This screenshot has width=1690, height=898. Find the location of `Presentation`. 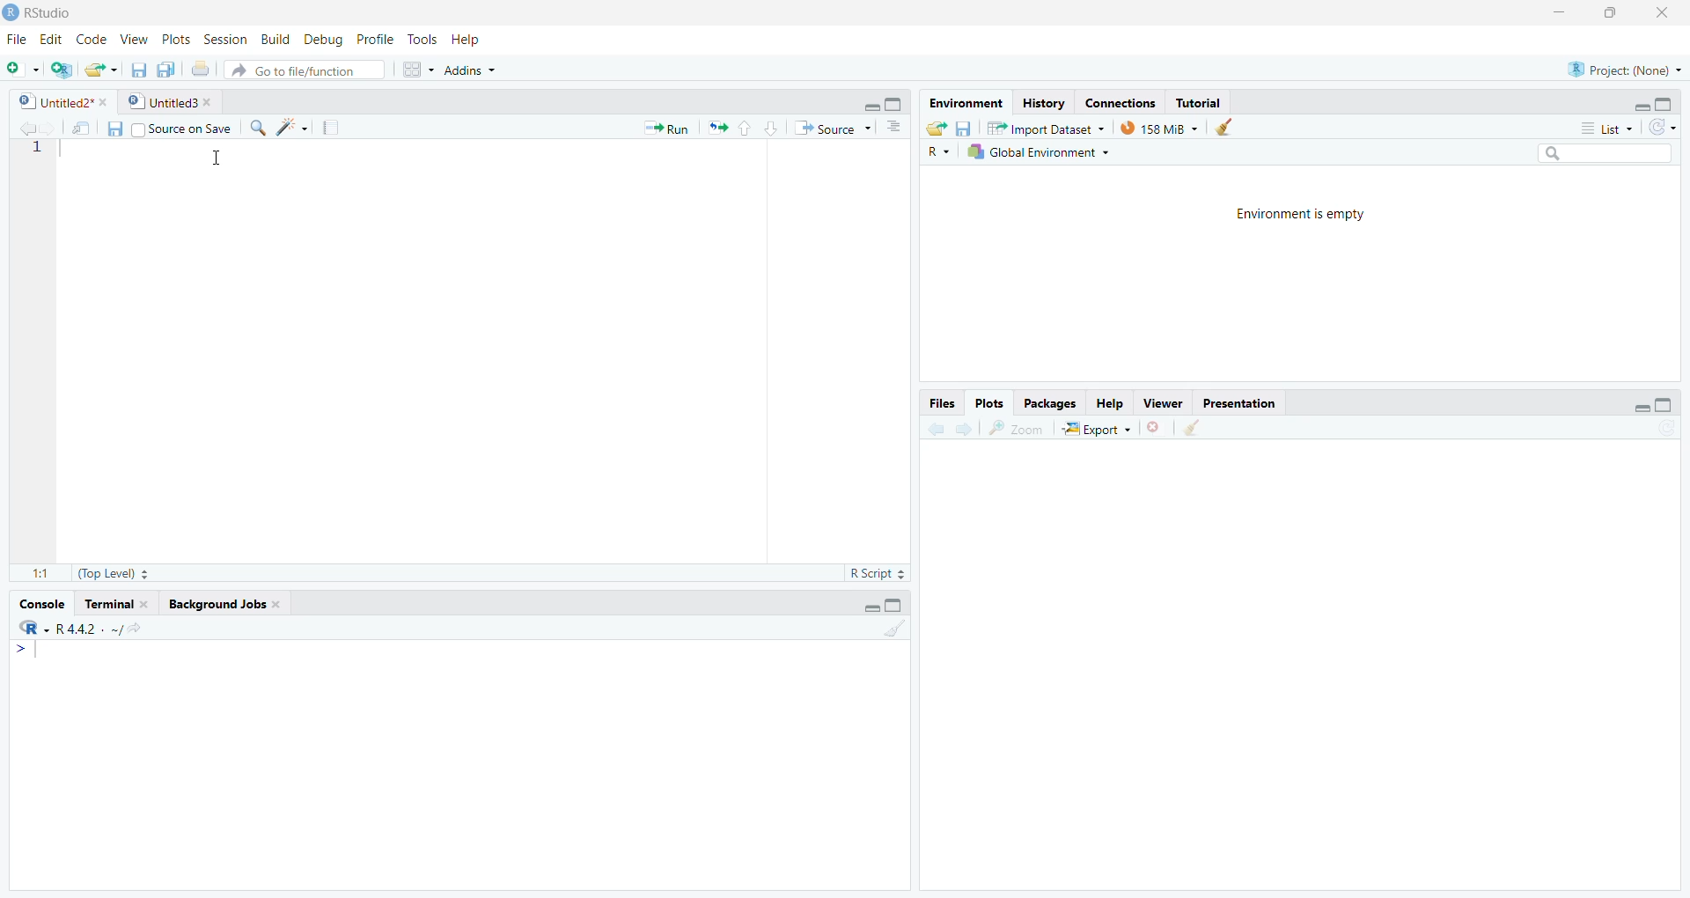

Presentation is located at coordinates (1247, 402).